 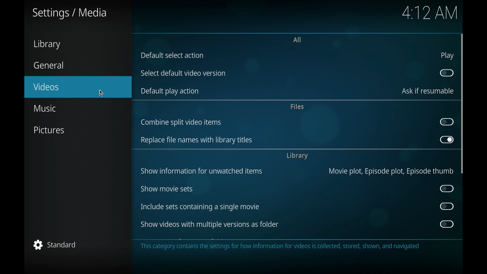 What do you see at coordinates (428, 91) in the screenshot?
I see `ask if resumable` at bounding box center [428, 91].